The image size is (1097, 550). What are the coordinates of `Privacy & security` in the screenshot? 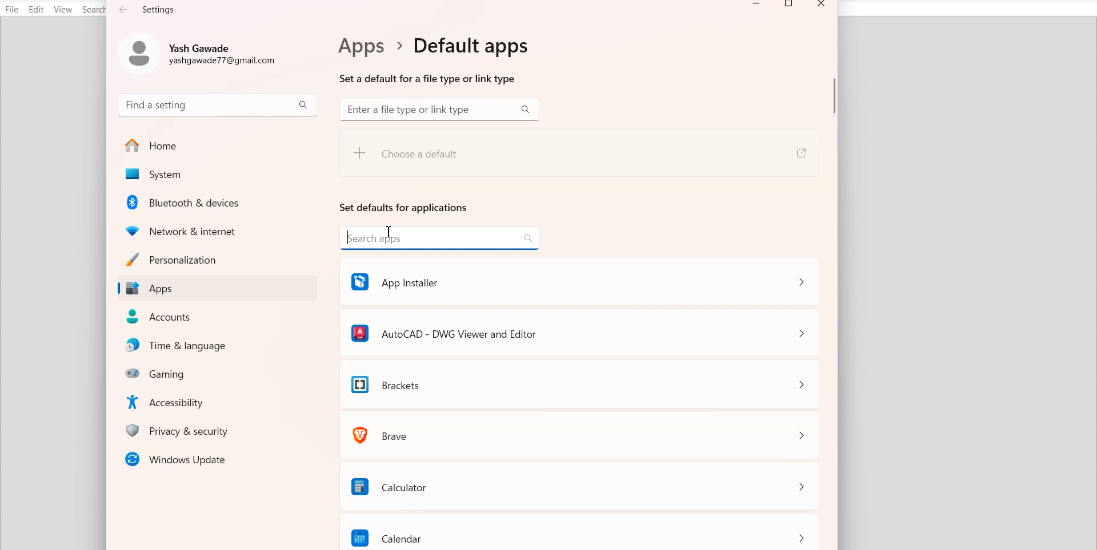 It's located at (221, 430).